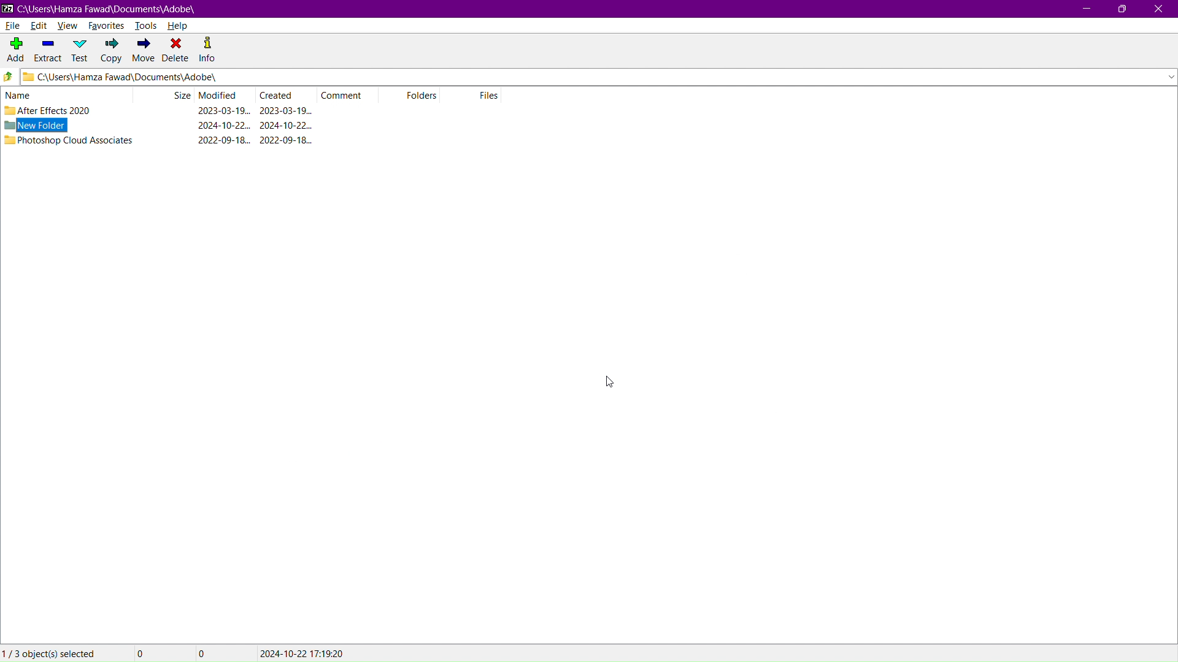 This screenshot has width=1178, height=662. What do you see at coordinates (58, 110) in the screenshot?
I see `After Effects 2020` at bounding box center [58, 110].